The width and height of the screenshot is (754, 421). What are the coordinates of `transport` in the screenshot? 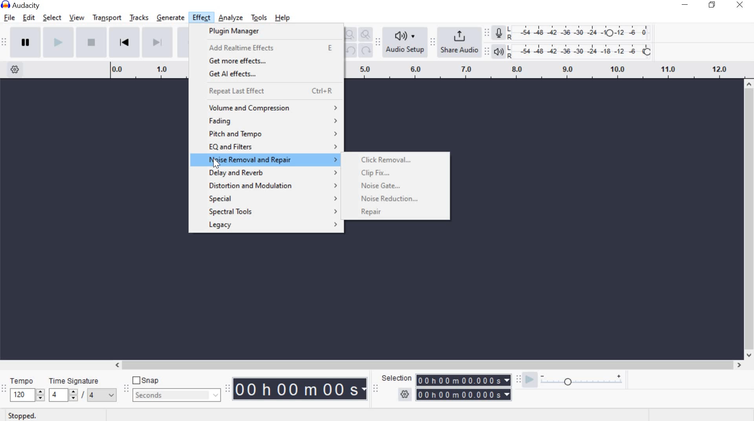 It's located at (108, 19).